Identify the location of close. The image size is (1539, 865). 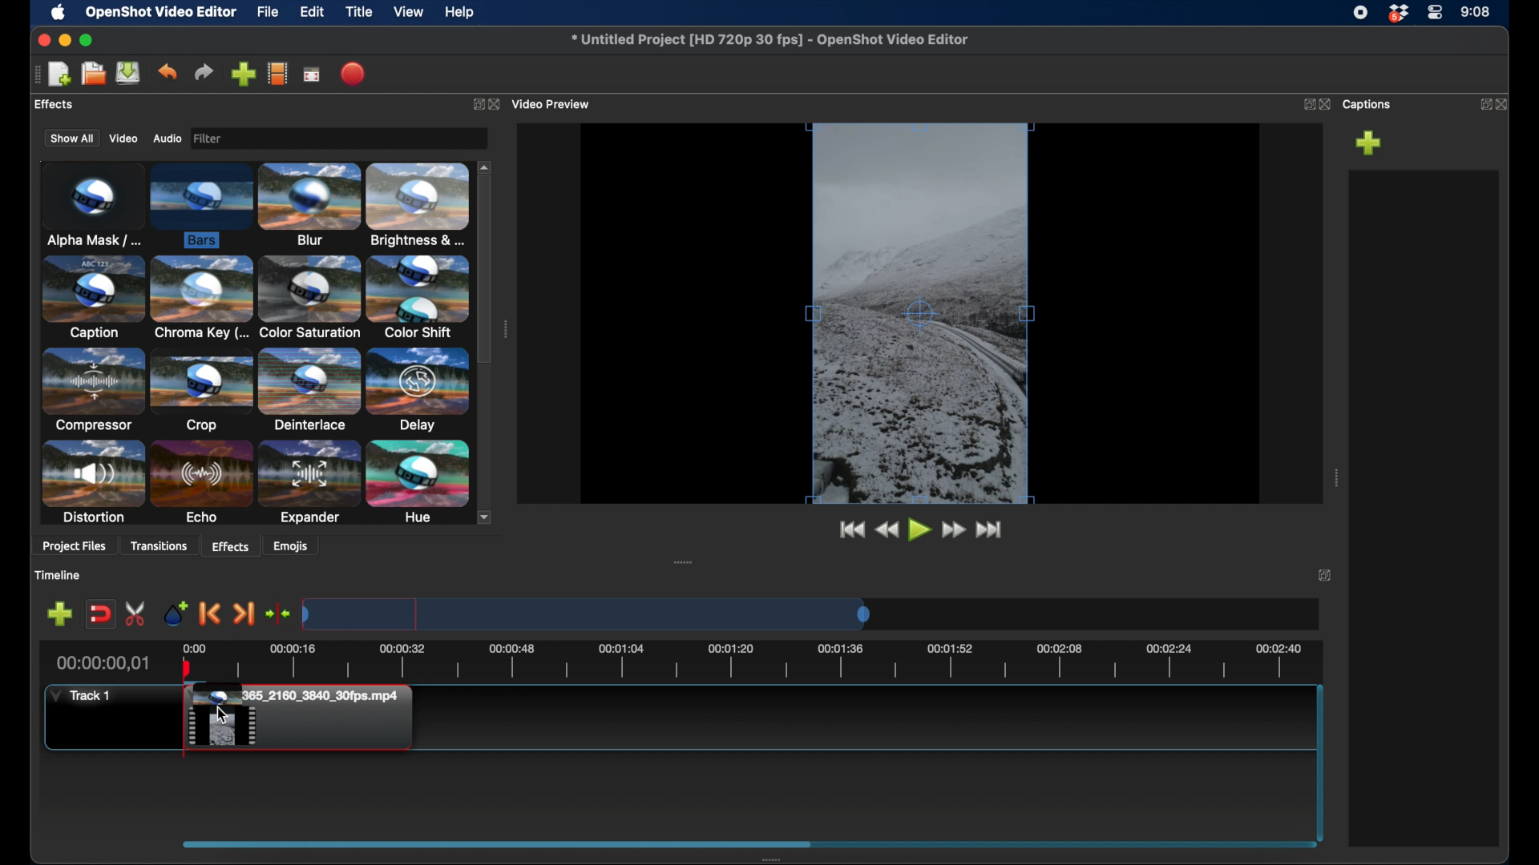
(1505, 103).